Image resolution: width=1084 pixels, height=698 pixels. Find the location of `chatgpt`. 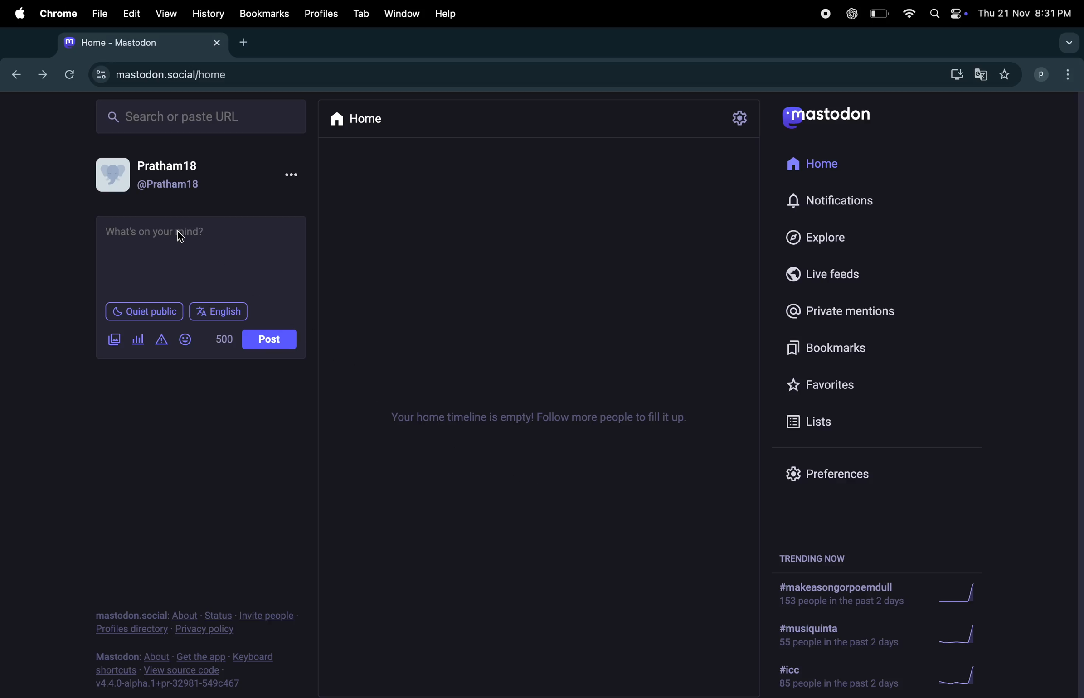

chatgpt is located at coordinates (851, 14).